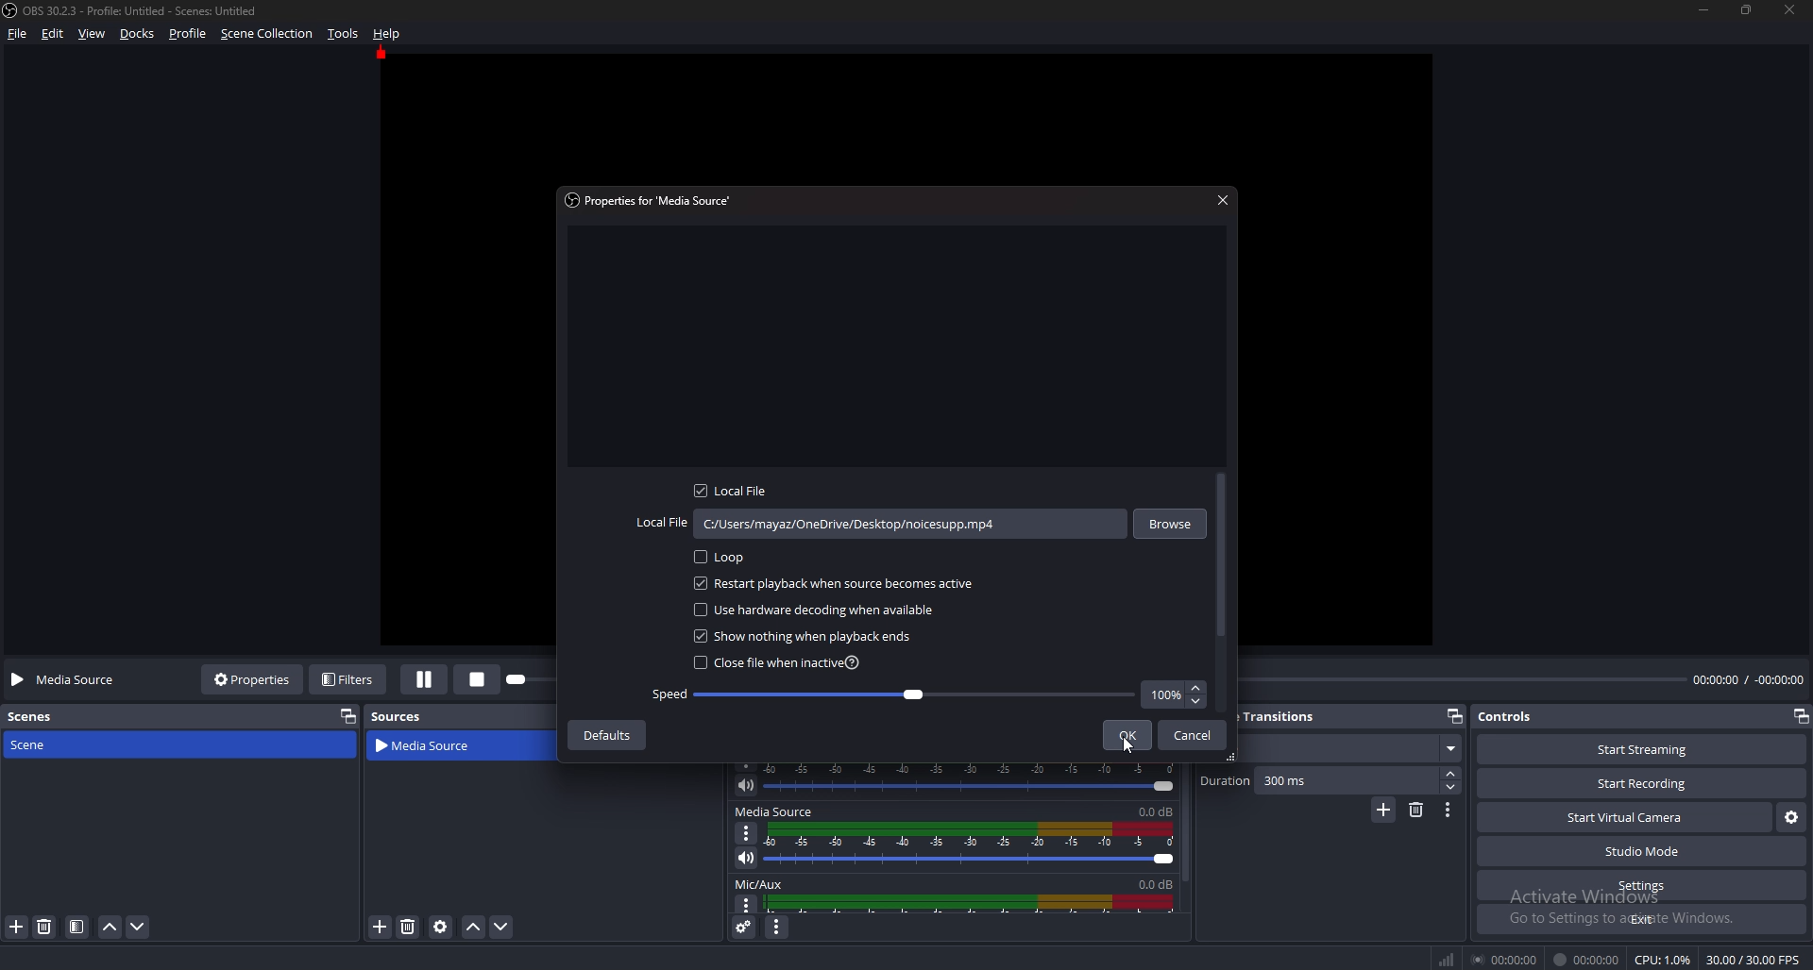  I want to click on Scene collection, so click(267, 33).